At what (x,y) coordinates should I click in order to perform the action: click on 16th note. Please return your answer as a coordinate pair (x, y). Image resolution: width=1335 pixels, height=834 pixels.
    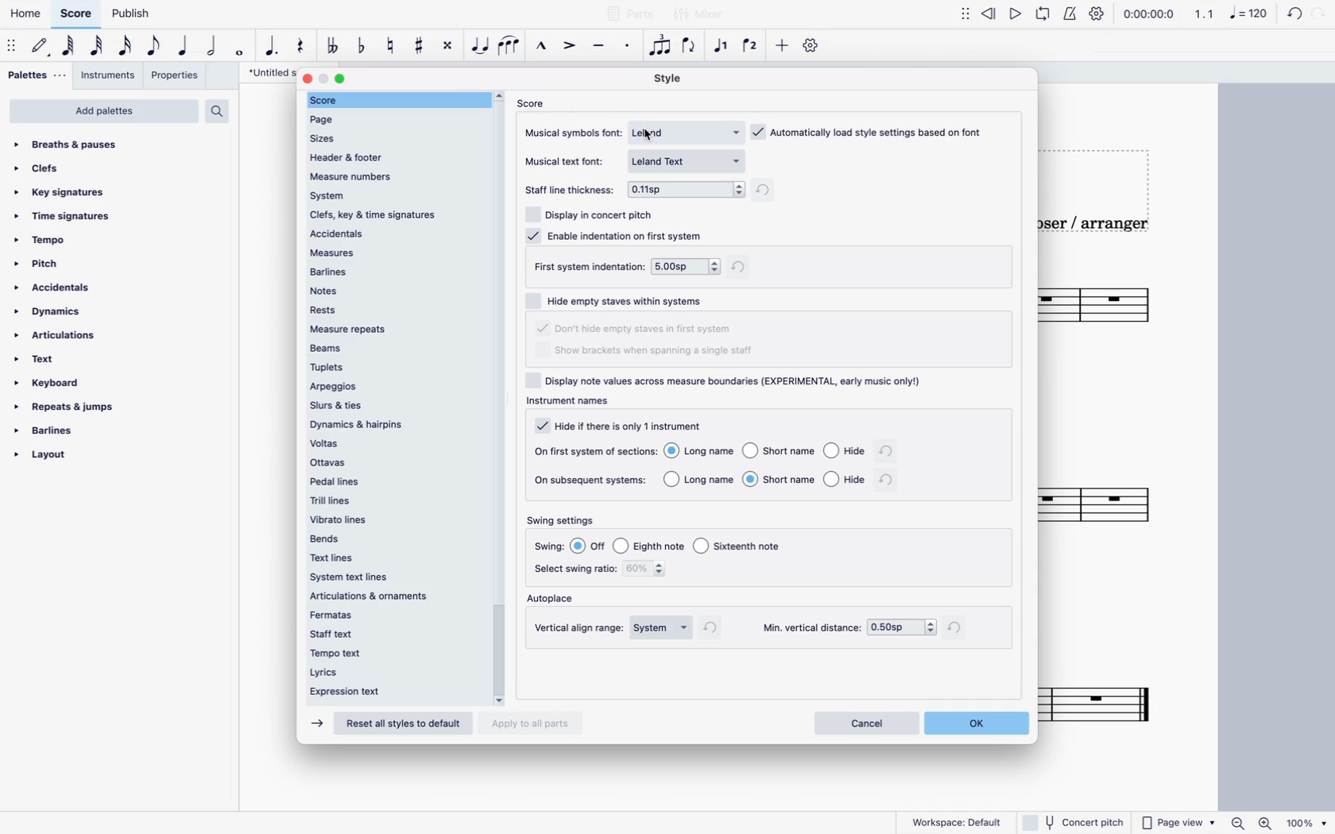
    Looking at the image, I should click on (128, 49).